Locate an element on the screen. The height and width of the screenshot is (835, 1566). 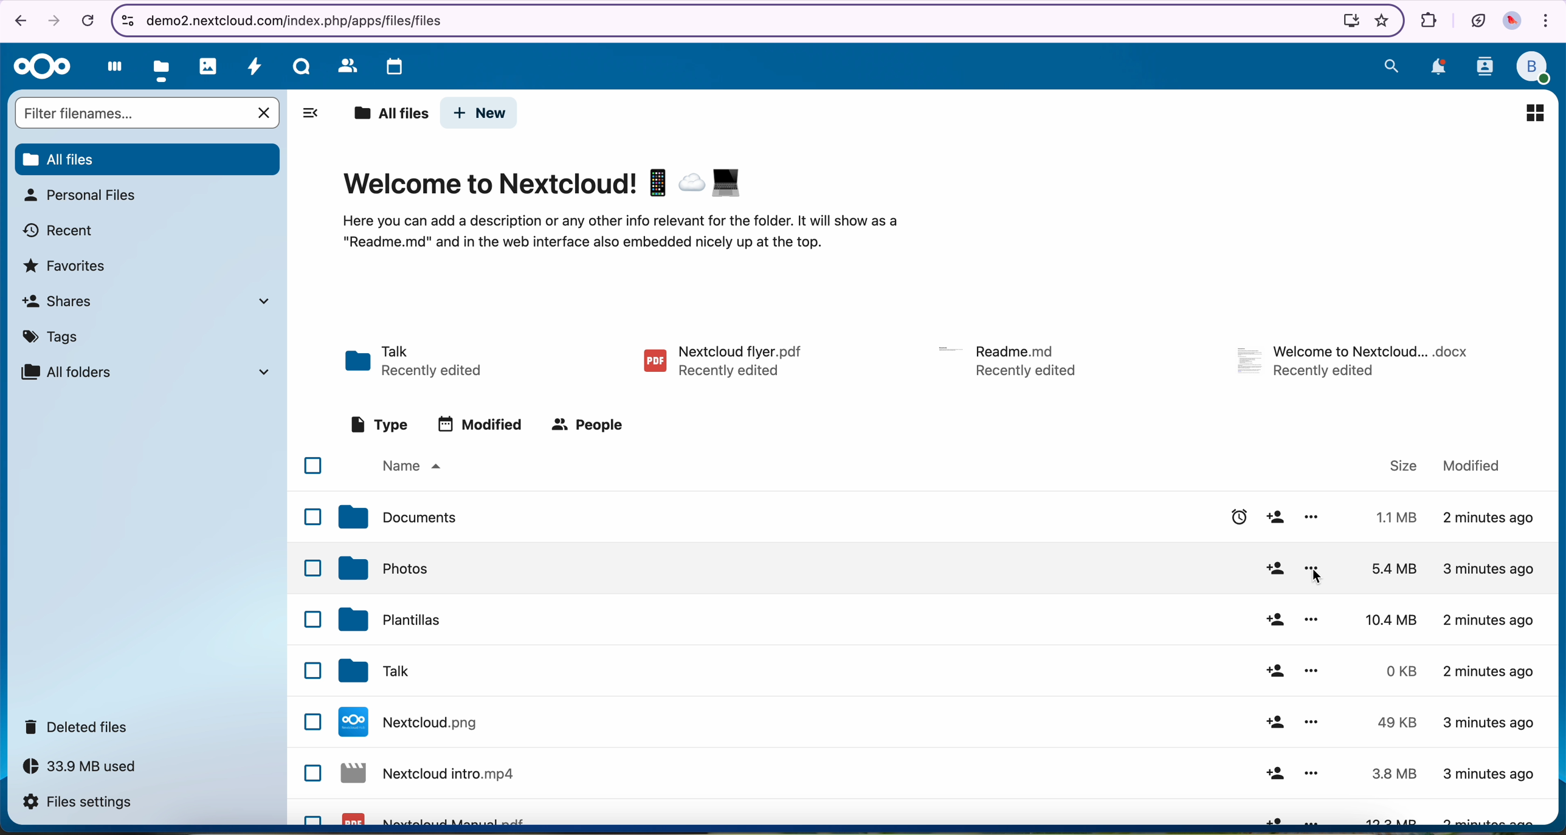
files settings is located at coordinates (77, 803).